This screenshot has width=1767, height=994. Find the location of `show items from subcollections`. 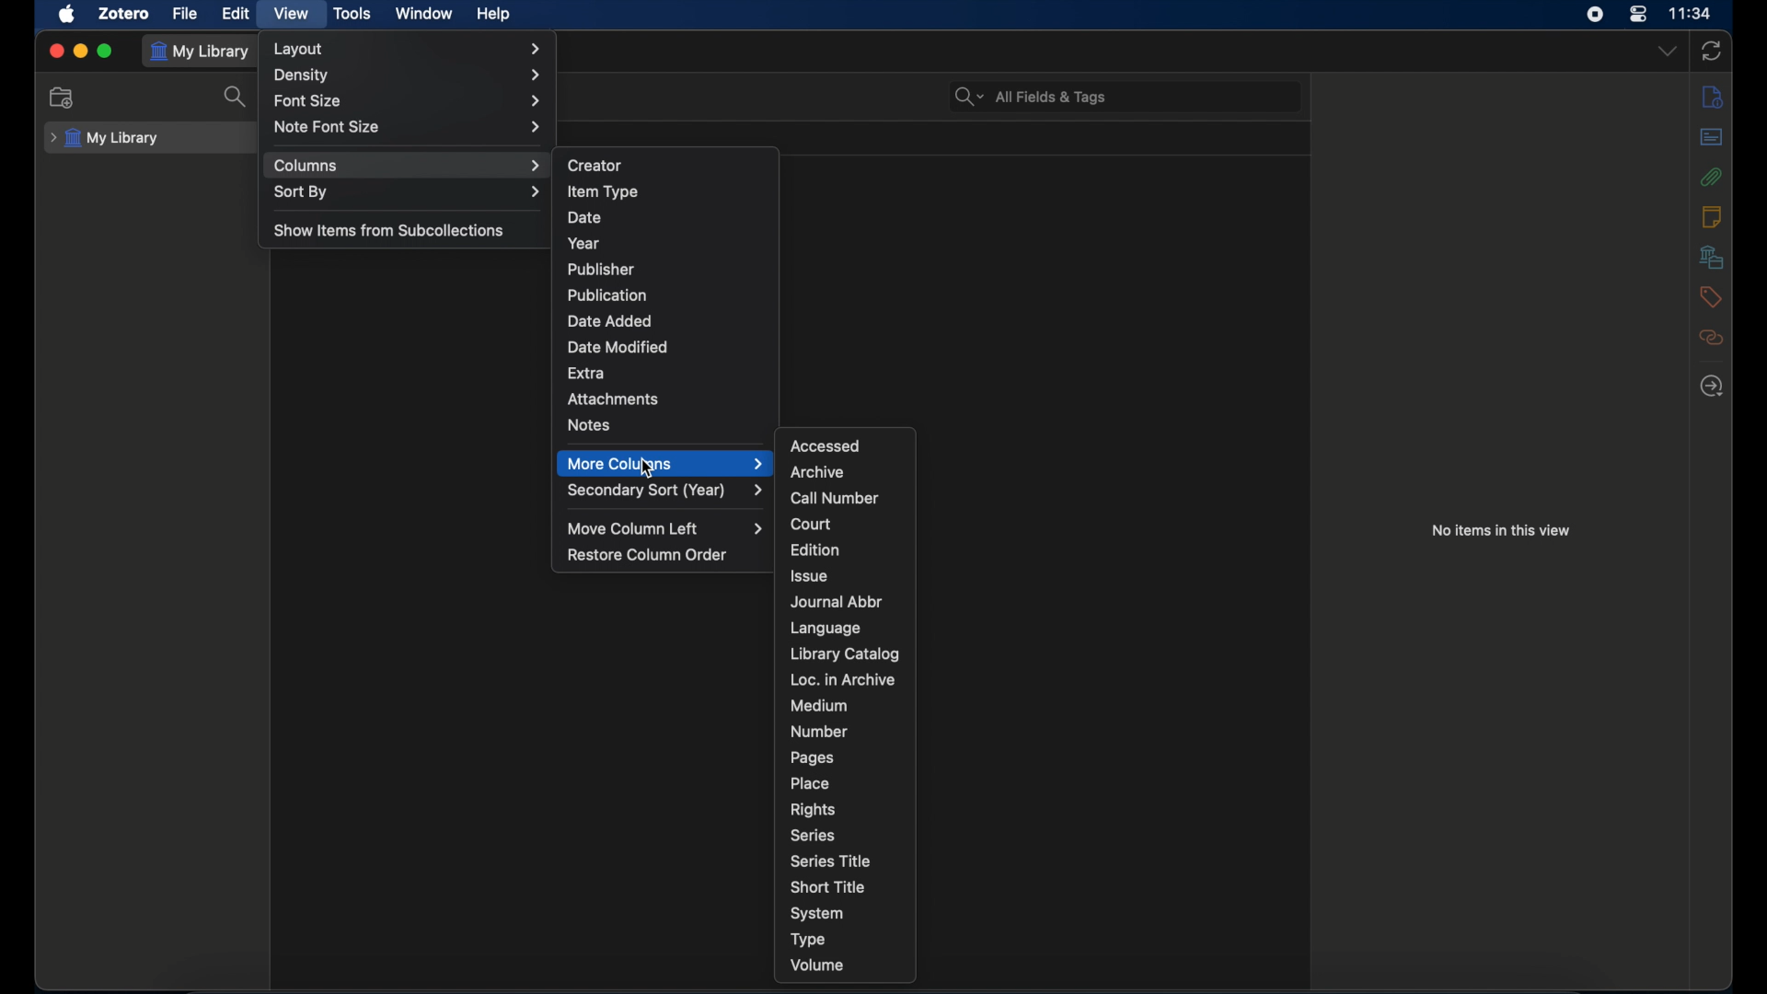

show items from subcollections is located at coordinates (390, 229).